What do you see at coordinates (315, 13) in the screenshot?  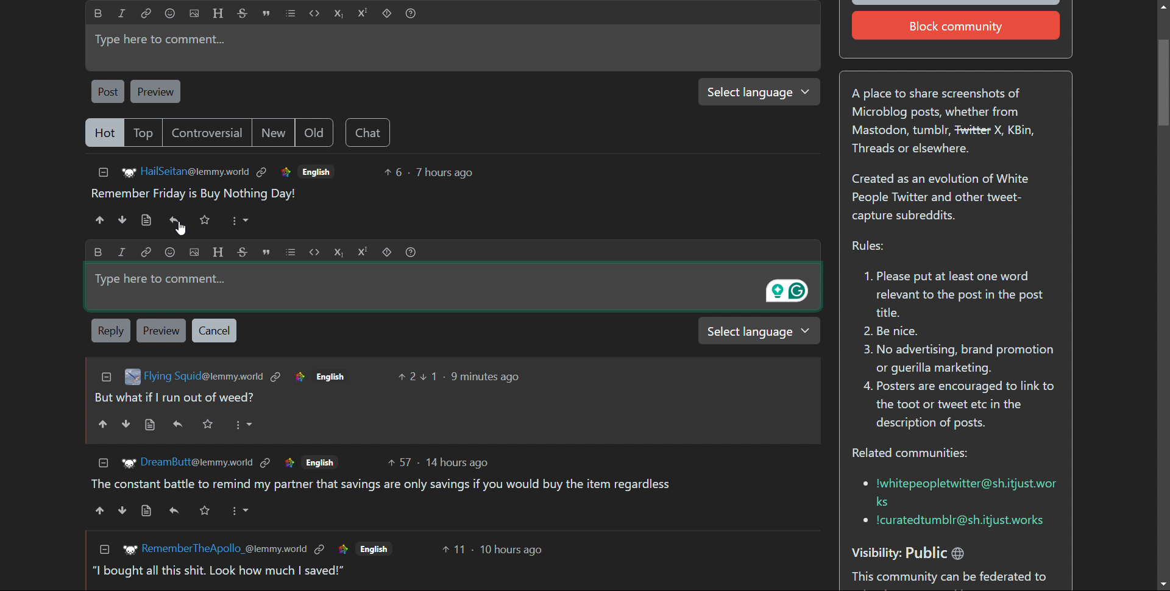 I see `code` at bounding box center [315, 13].